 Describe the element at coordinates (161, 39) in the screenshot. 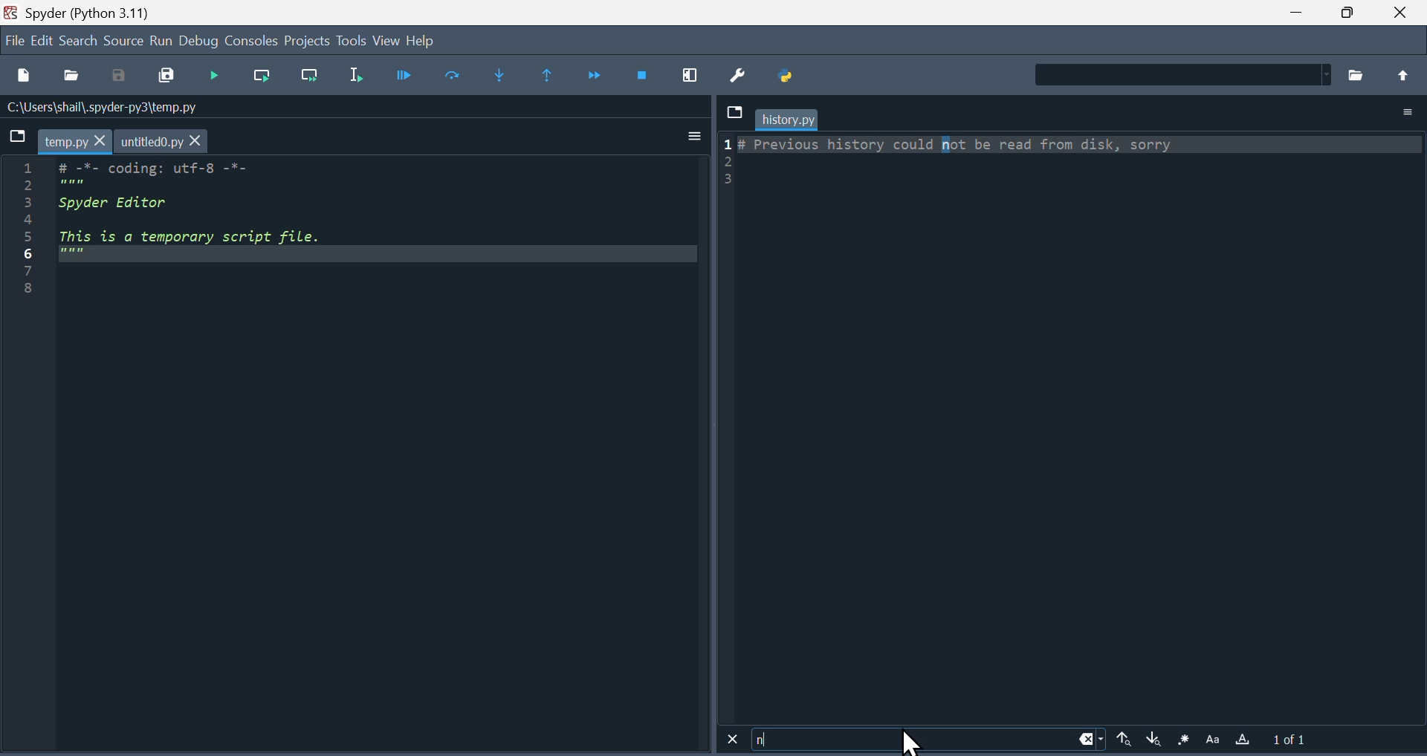

I see `run` at that location.